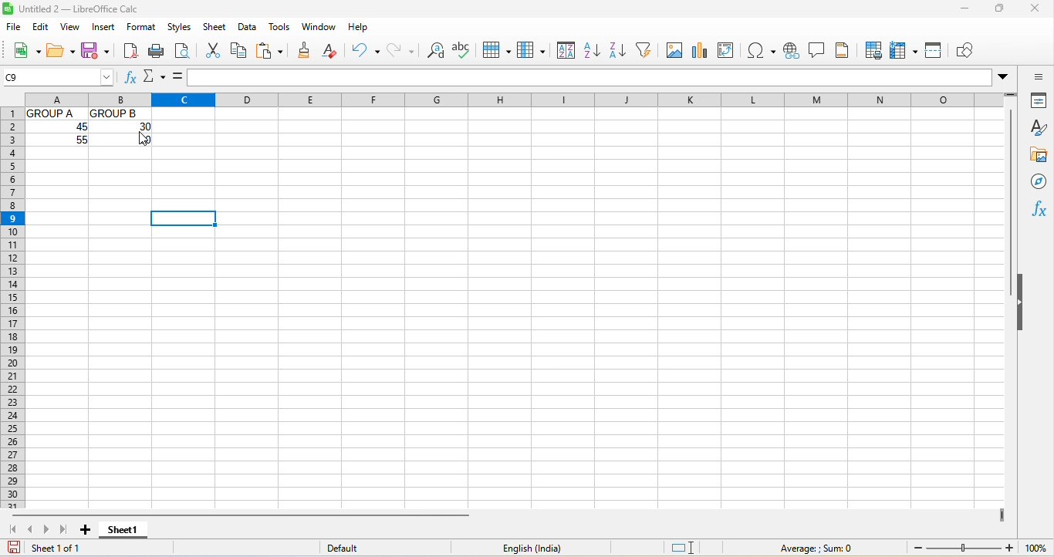  What do you see at coordinates (465, 49) in the screenshot?
I see `spelling` at bounding box center [465, 49].